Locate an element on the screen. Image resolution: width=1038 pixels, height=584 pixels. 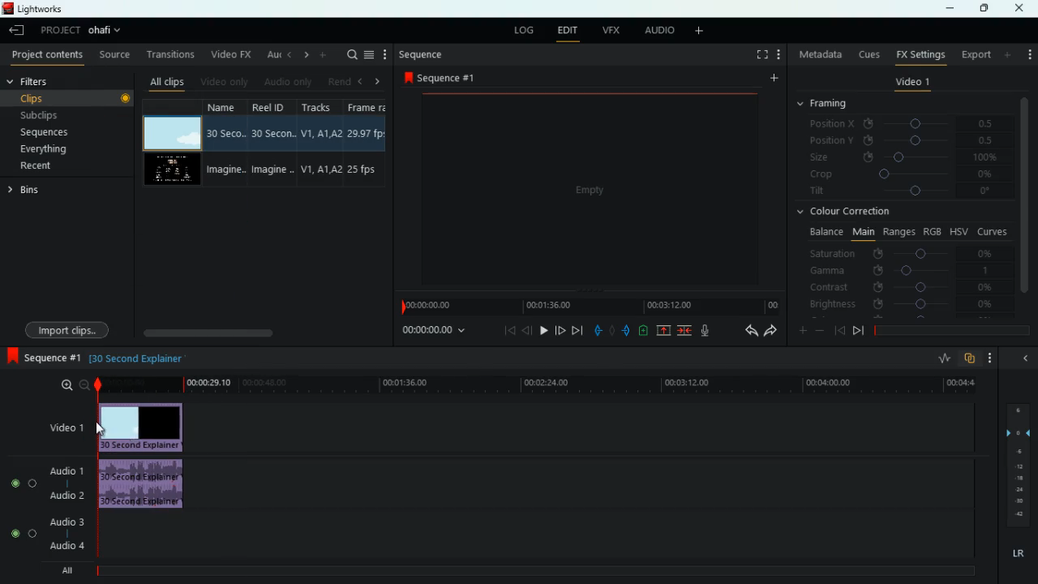
ranges is located at coordinates (897, 232).